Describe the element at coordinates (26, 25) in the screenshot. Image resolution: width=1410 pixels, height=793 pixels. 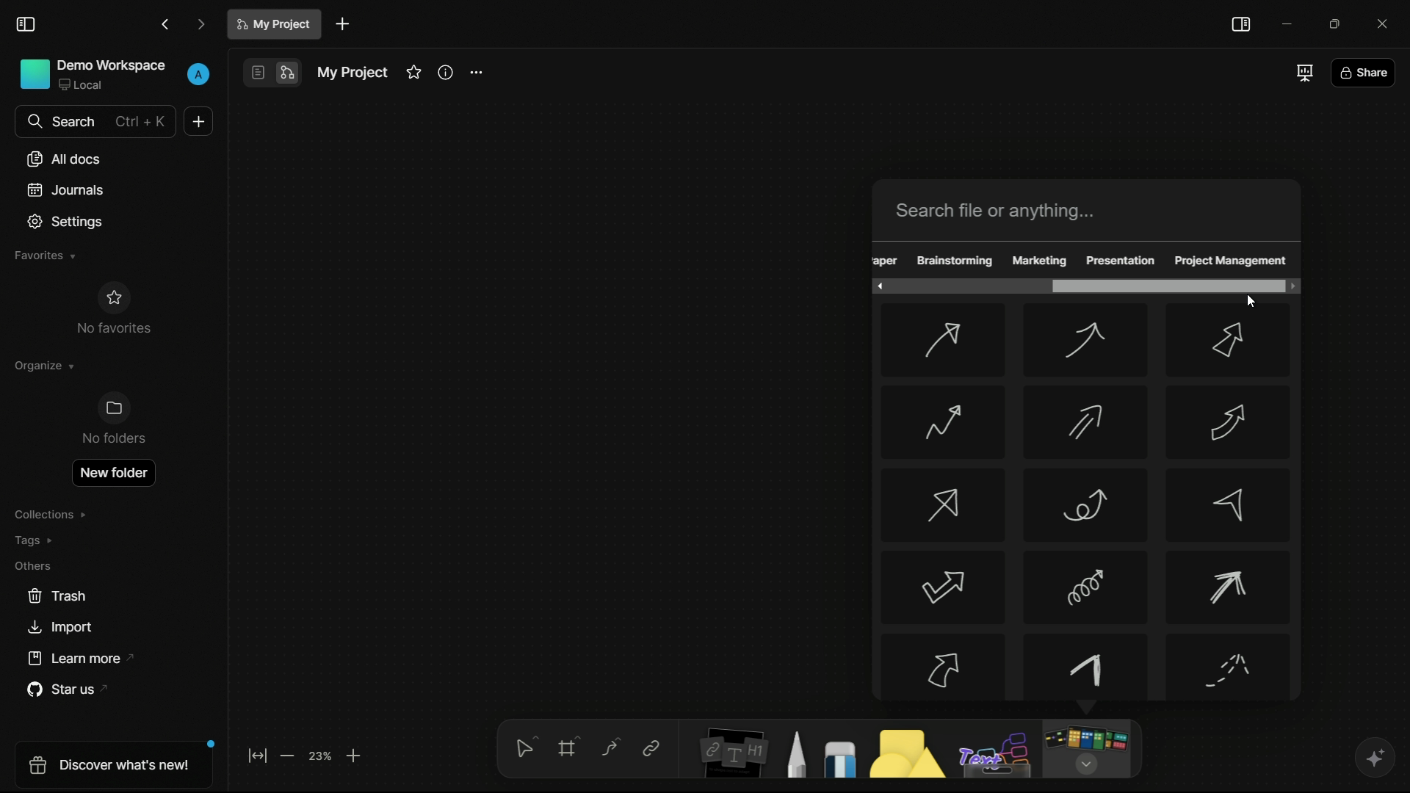
I see `toggle sidebar` at that location.